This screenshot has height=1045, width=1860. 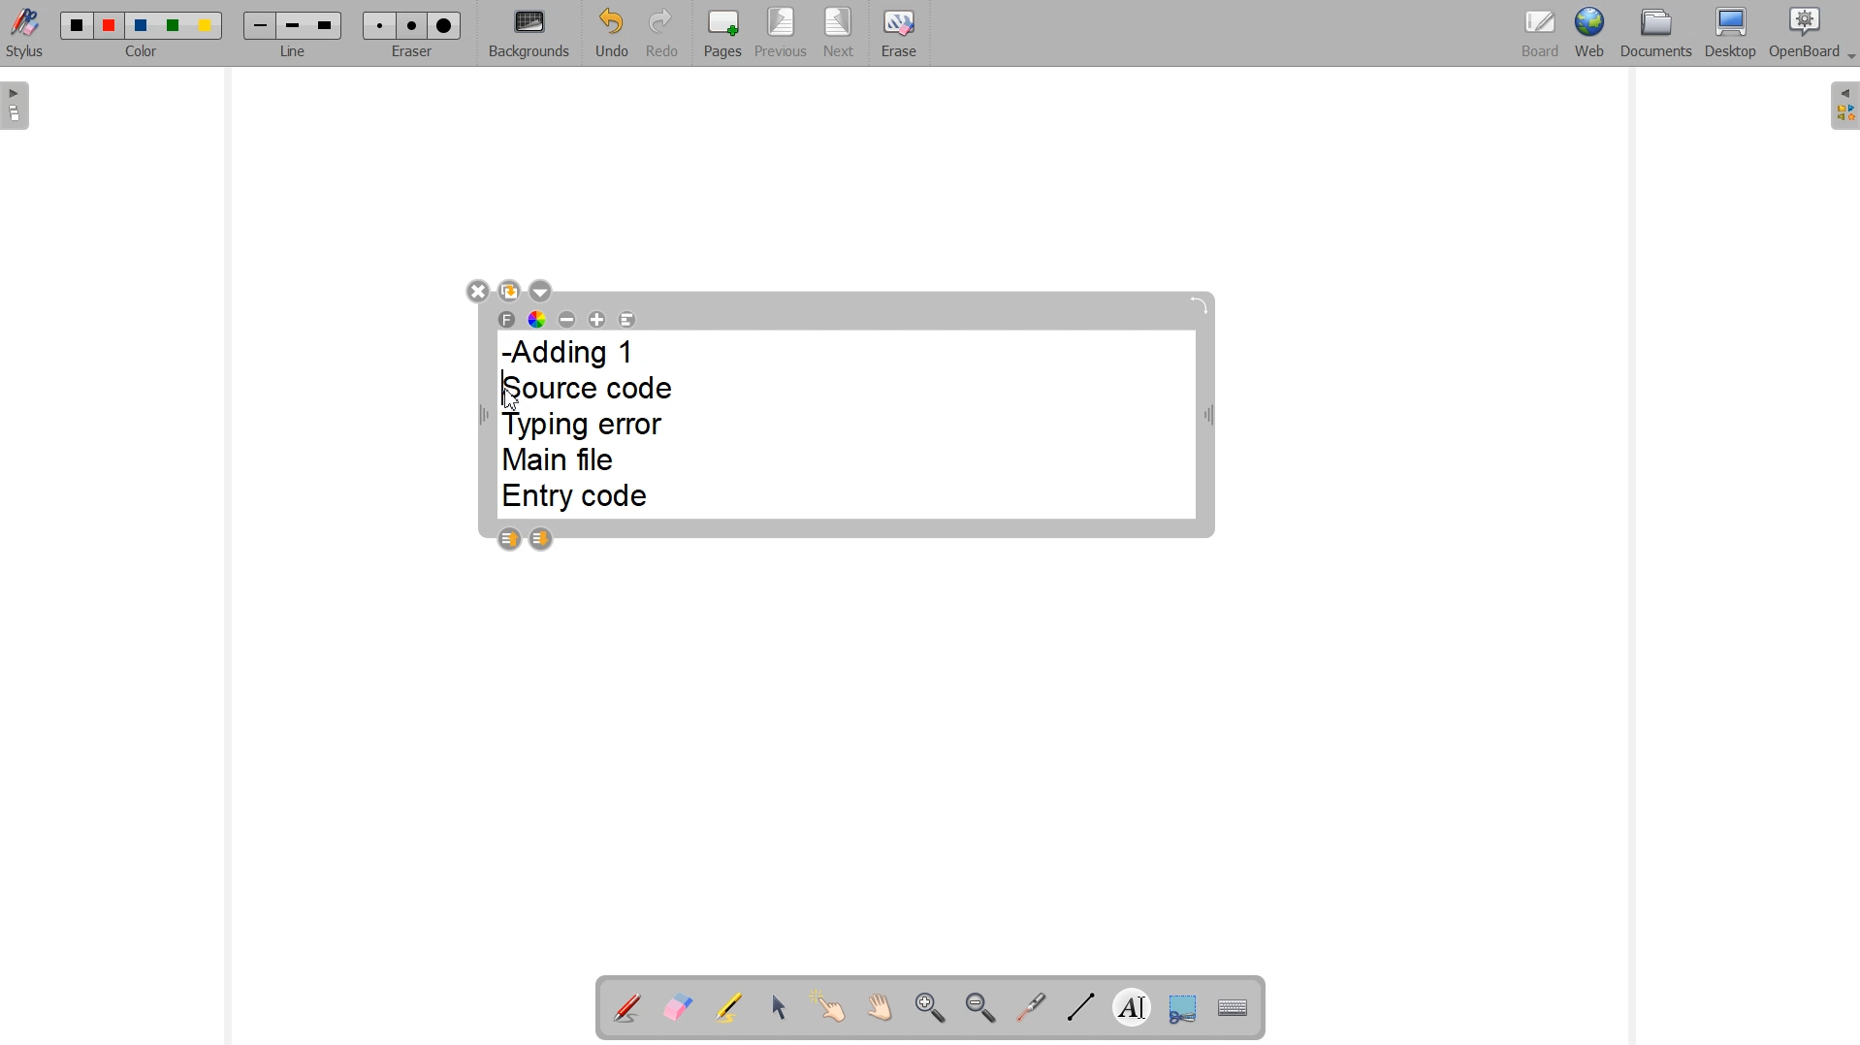 I want to click on Eraser, so click(x=410, y=52).